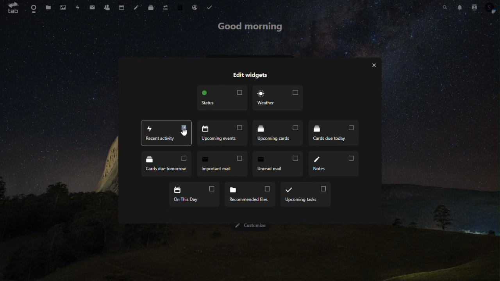 This screenshot has width=500, height=281. Describe the element at coordinates (252, 26) in the screenshot. I see `good morning` at that location.